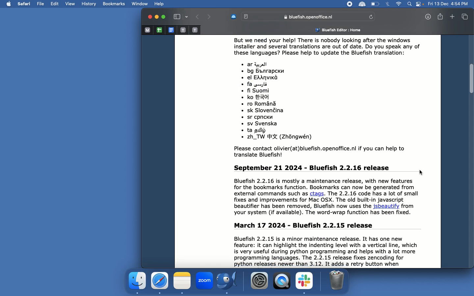  I want to click on Pinned tab, so click(147, 30).